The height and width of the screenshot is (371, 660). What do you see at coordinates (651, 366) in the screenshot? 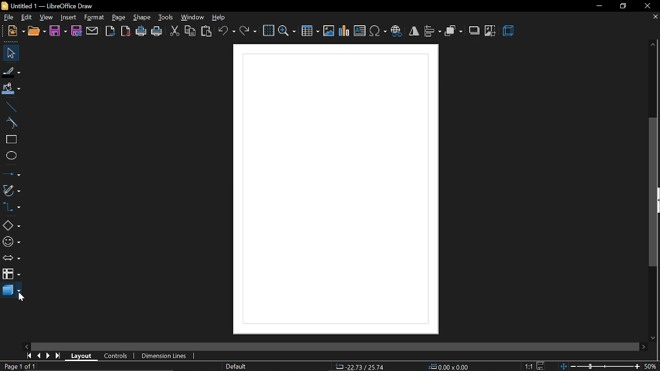
I see `current zoom` at bounding box center [651, 366].